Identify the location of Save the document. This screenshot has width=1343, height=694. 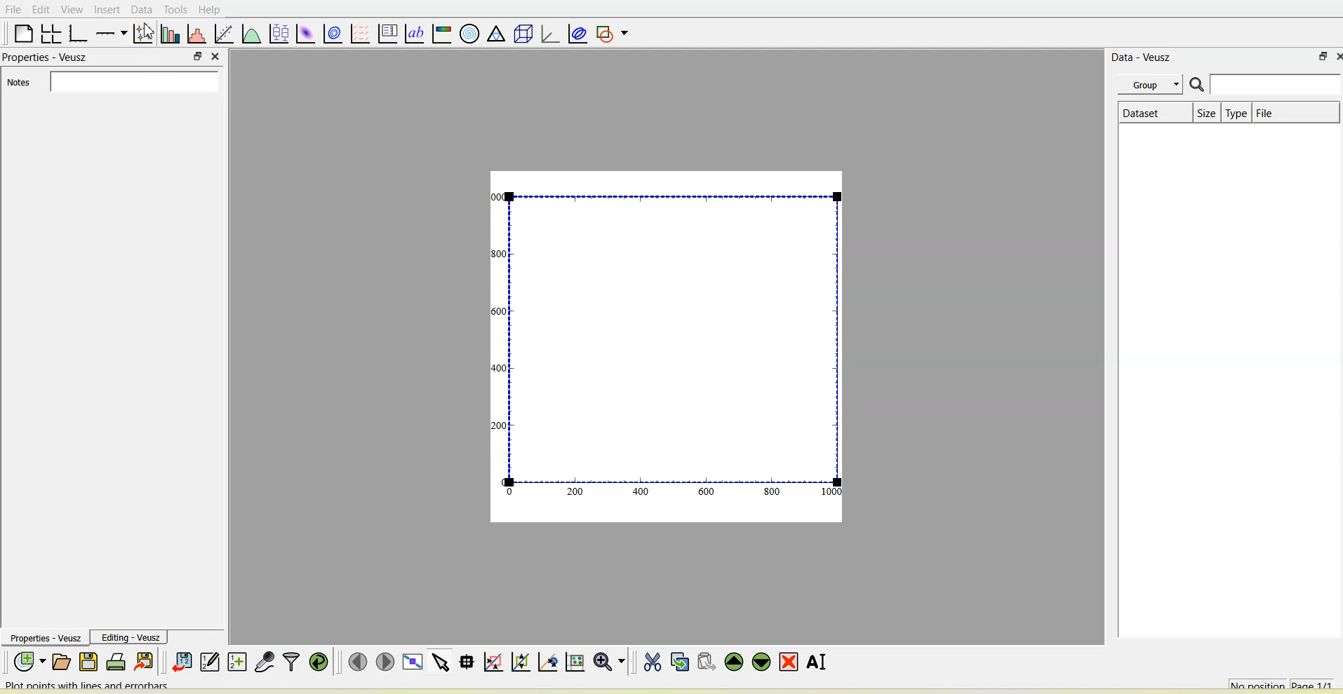
(89, 662).